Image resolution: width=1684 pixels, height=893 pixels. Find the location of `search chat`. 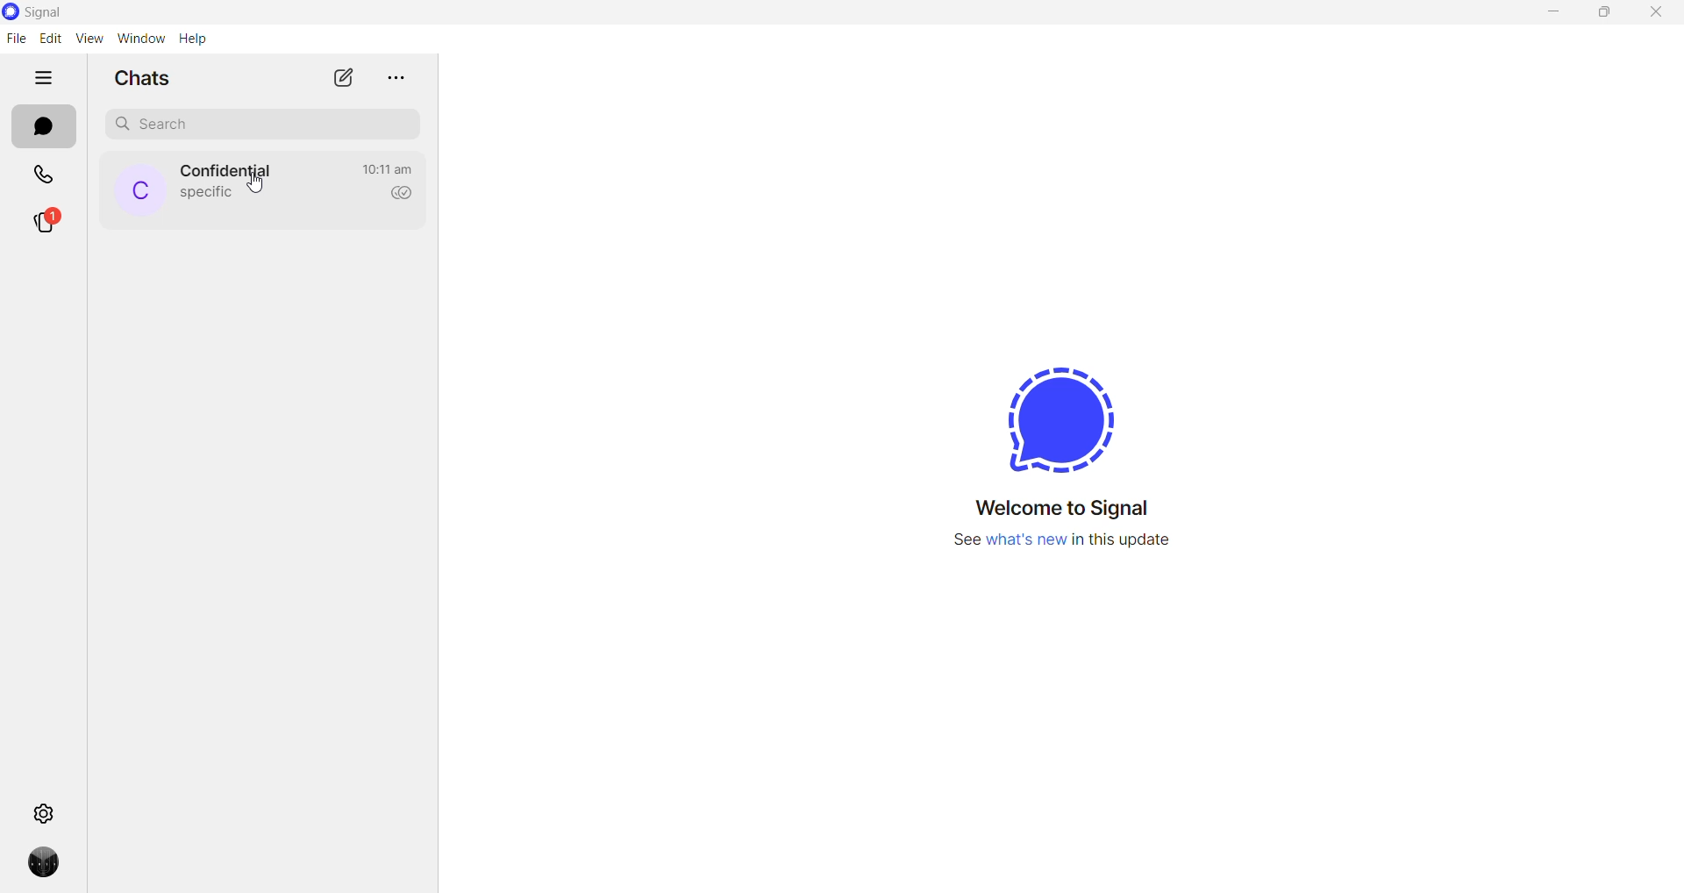

search chat is located at coordinates (265, 125).